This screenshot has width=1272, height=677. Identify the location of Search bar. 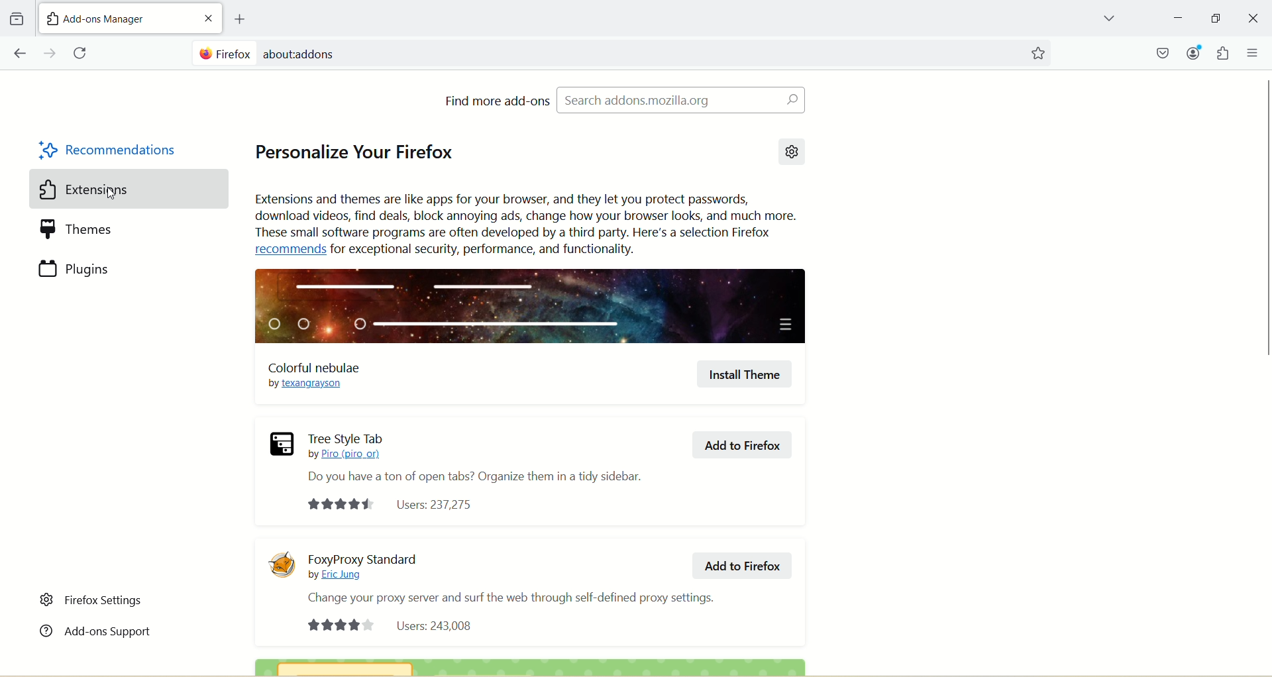
(604, 53).